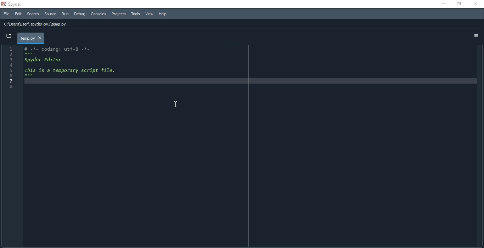 This screenshot has height=248, width=484. Describe the element at coordinates (459, 4) in the screenshot. I see `restore` at that location.